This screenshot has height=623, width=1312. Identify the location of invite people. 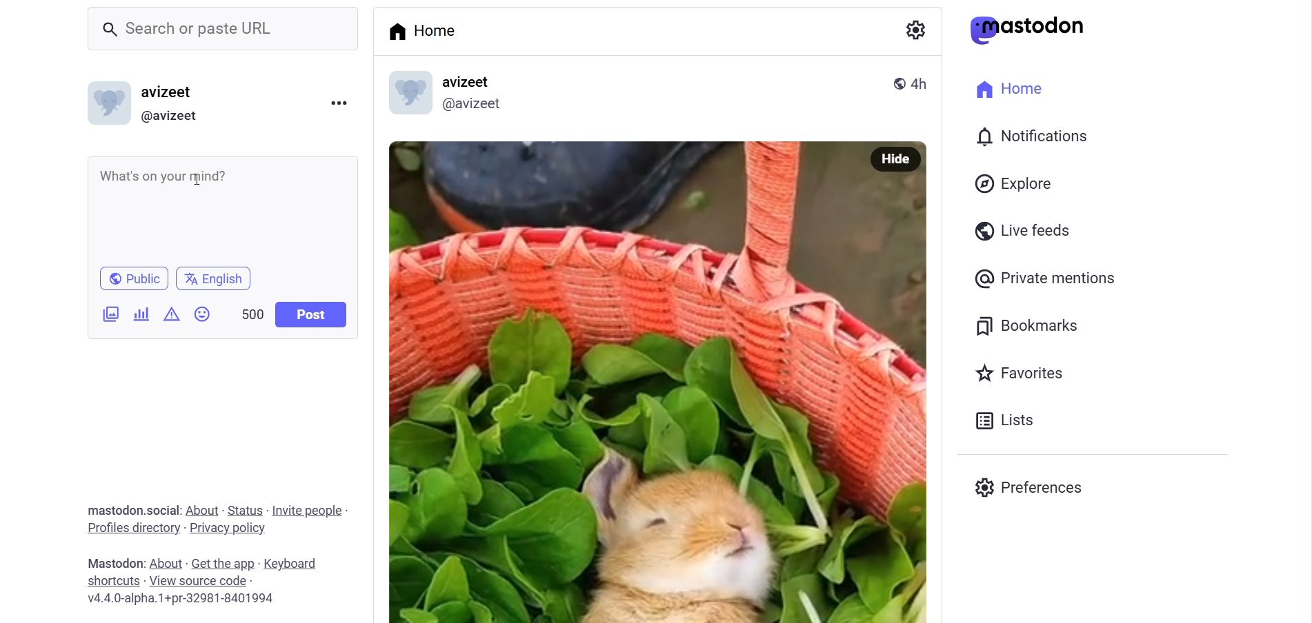
(312, 509).